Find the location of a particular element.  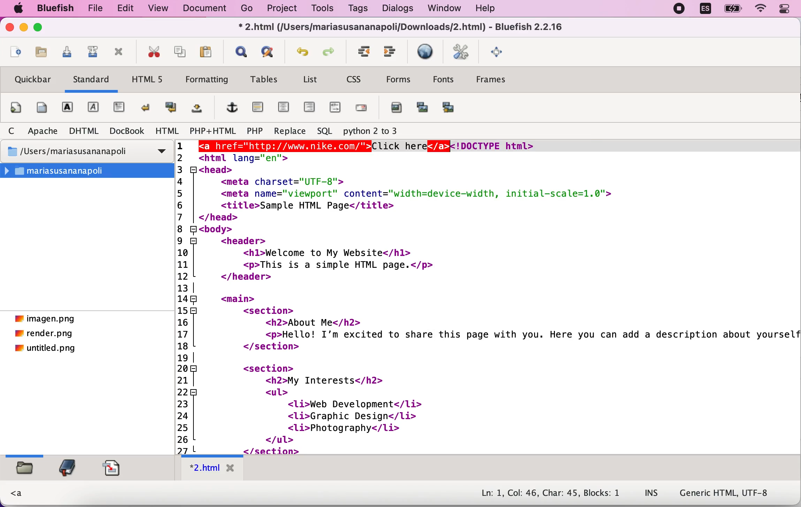

close current file is located at coordinates (119, 53).